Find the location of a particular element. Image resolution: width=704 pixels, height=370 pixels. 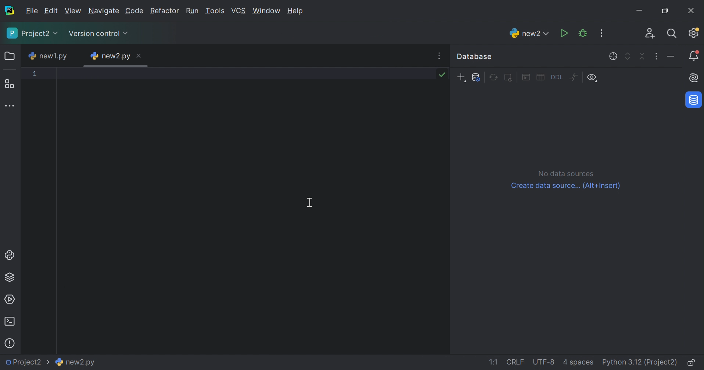

New is located at coordinates (461, 77).